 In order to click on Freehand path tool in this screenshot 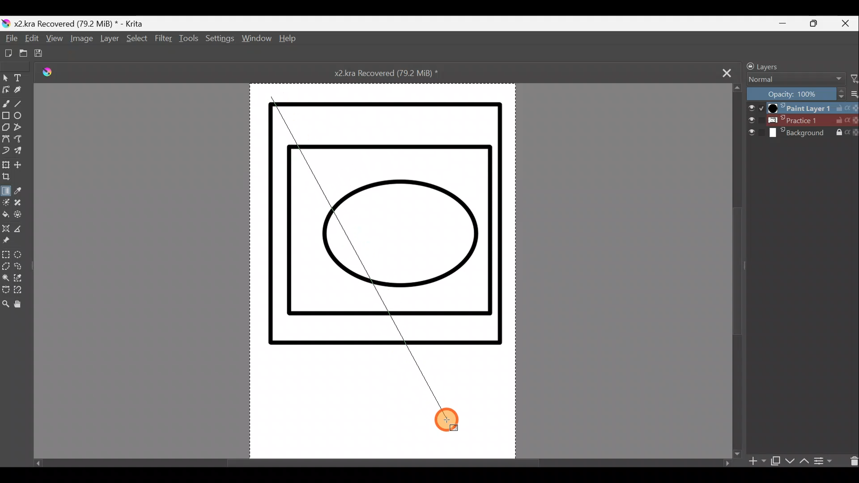, I will do `click(21, 141)`.